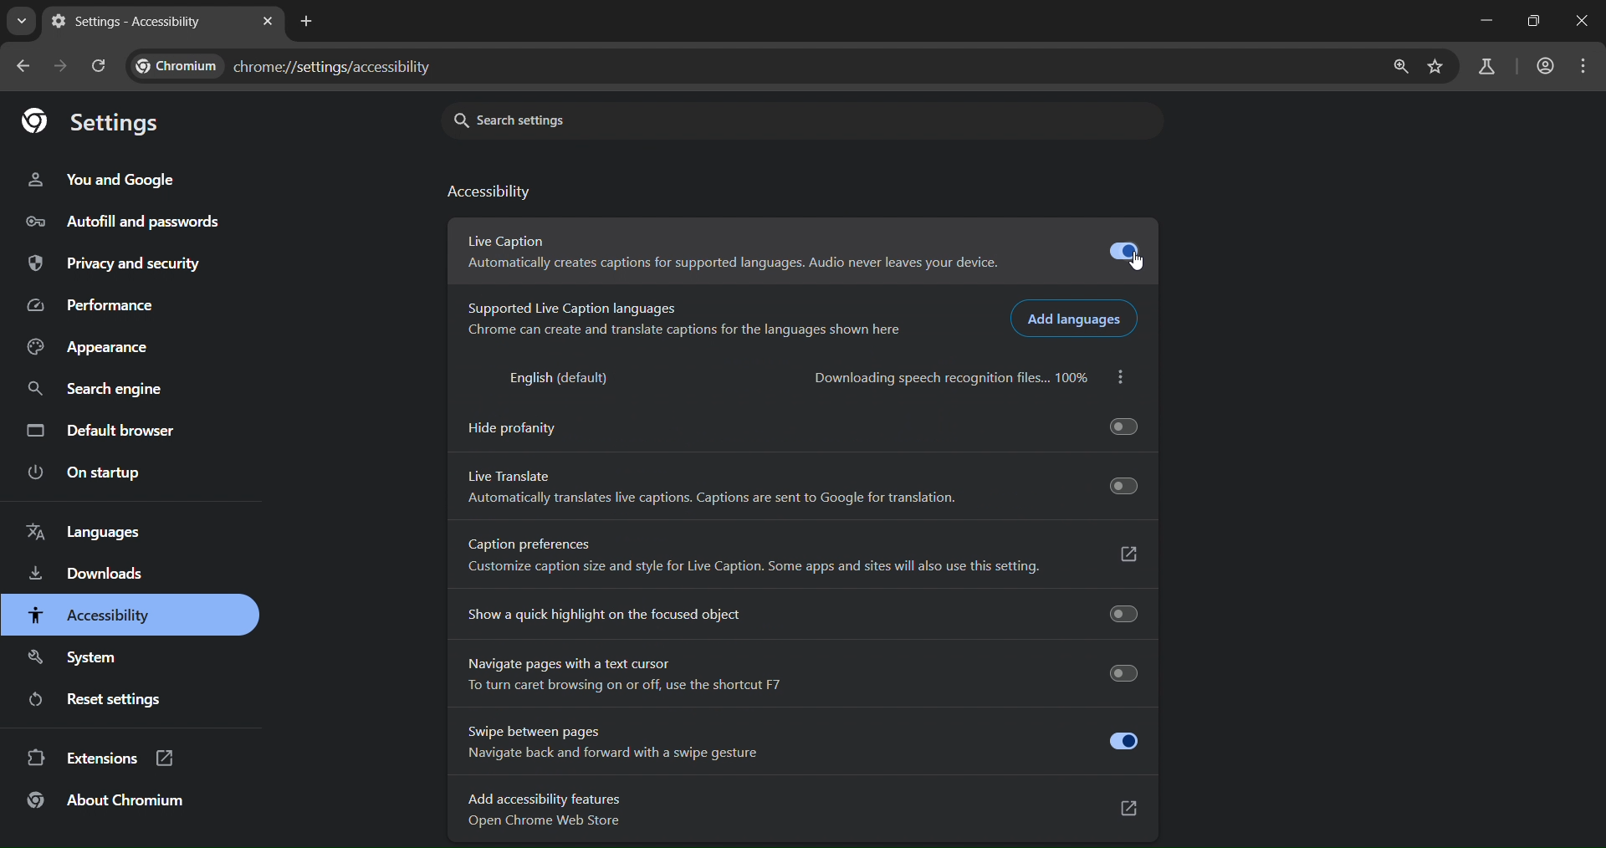 Image resolution: width=1606 pixels, height=848 pixels. I want to click on chrome://settings/accessibility, so click(295, 64).